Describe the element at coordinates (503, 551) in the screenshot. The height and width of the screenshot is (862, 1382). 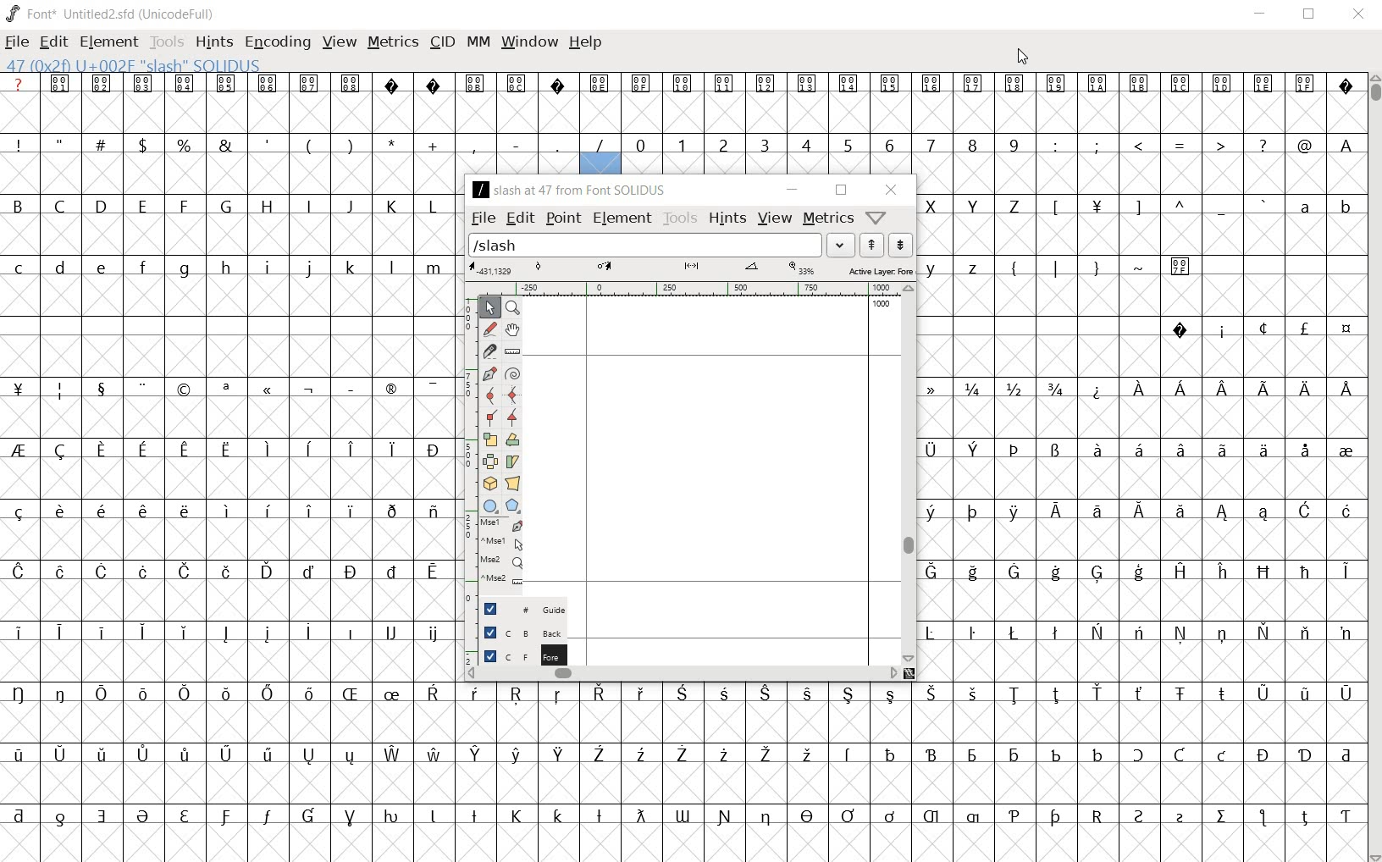
I see `mse1 mse1 mse2 mse2` at that location.